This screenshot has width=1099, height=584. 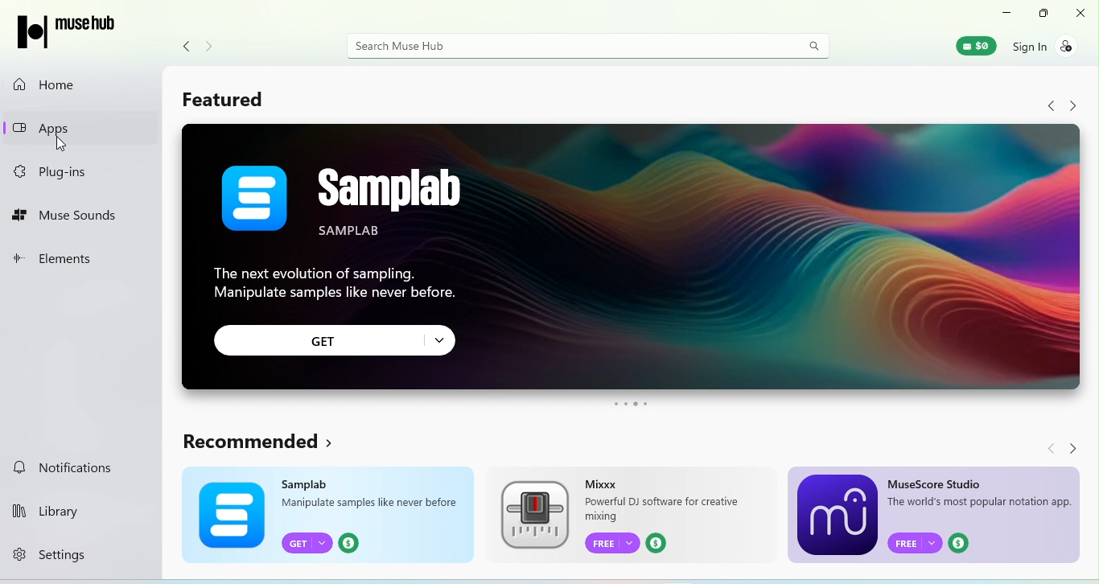 I want to click on Muse sounds tab, so click(x=67, y=216).